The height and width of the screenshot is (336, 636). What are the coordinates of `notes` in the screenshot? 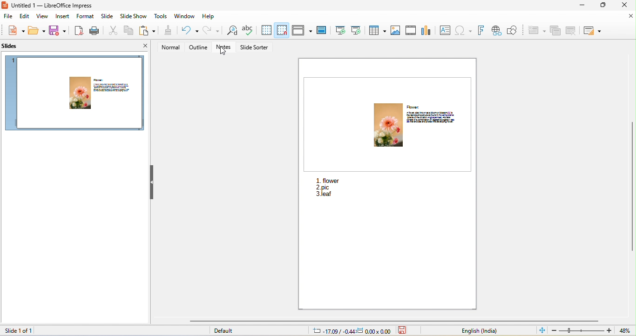 It's located at (224, 47).